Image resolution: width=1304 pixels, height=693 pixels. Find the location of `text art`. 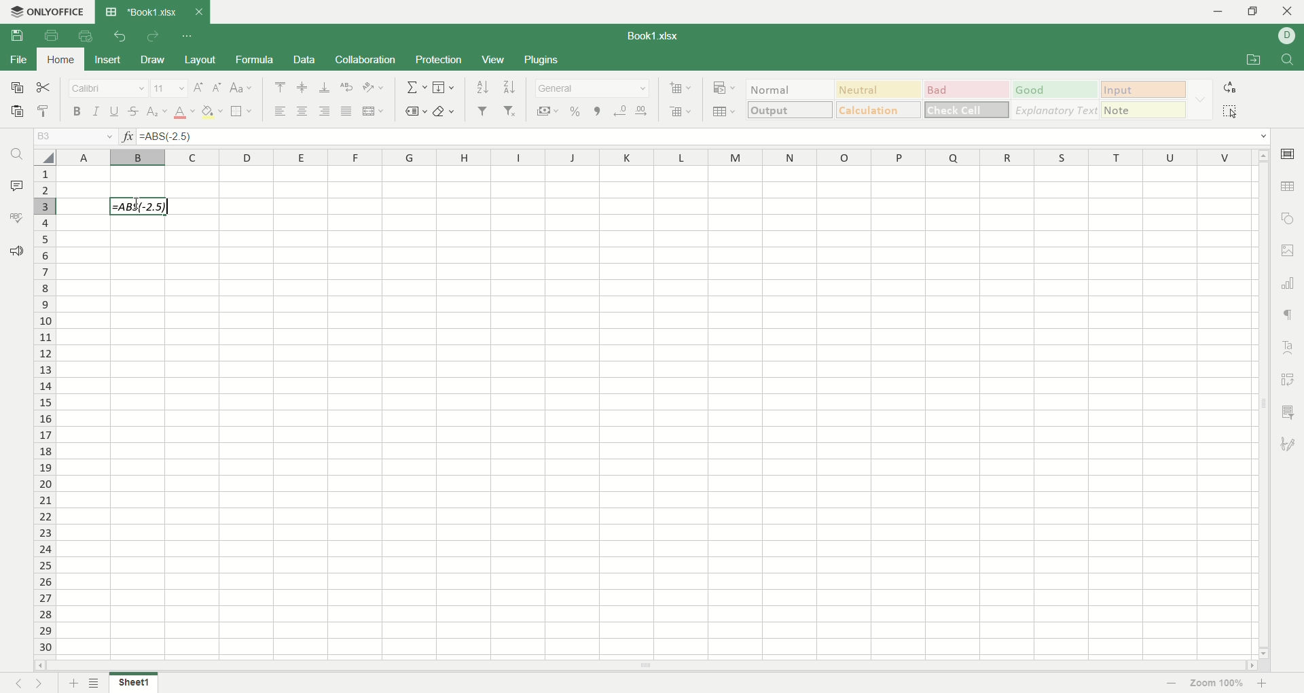

text art is located at coordinates (1290, 348).